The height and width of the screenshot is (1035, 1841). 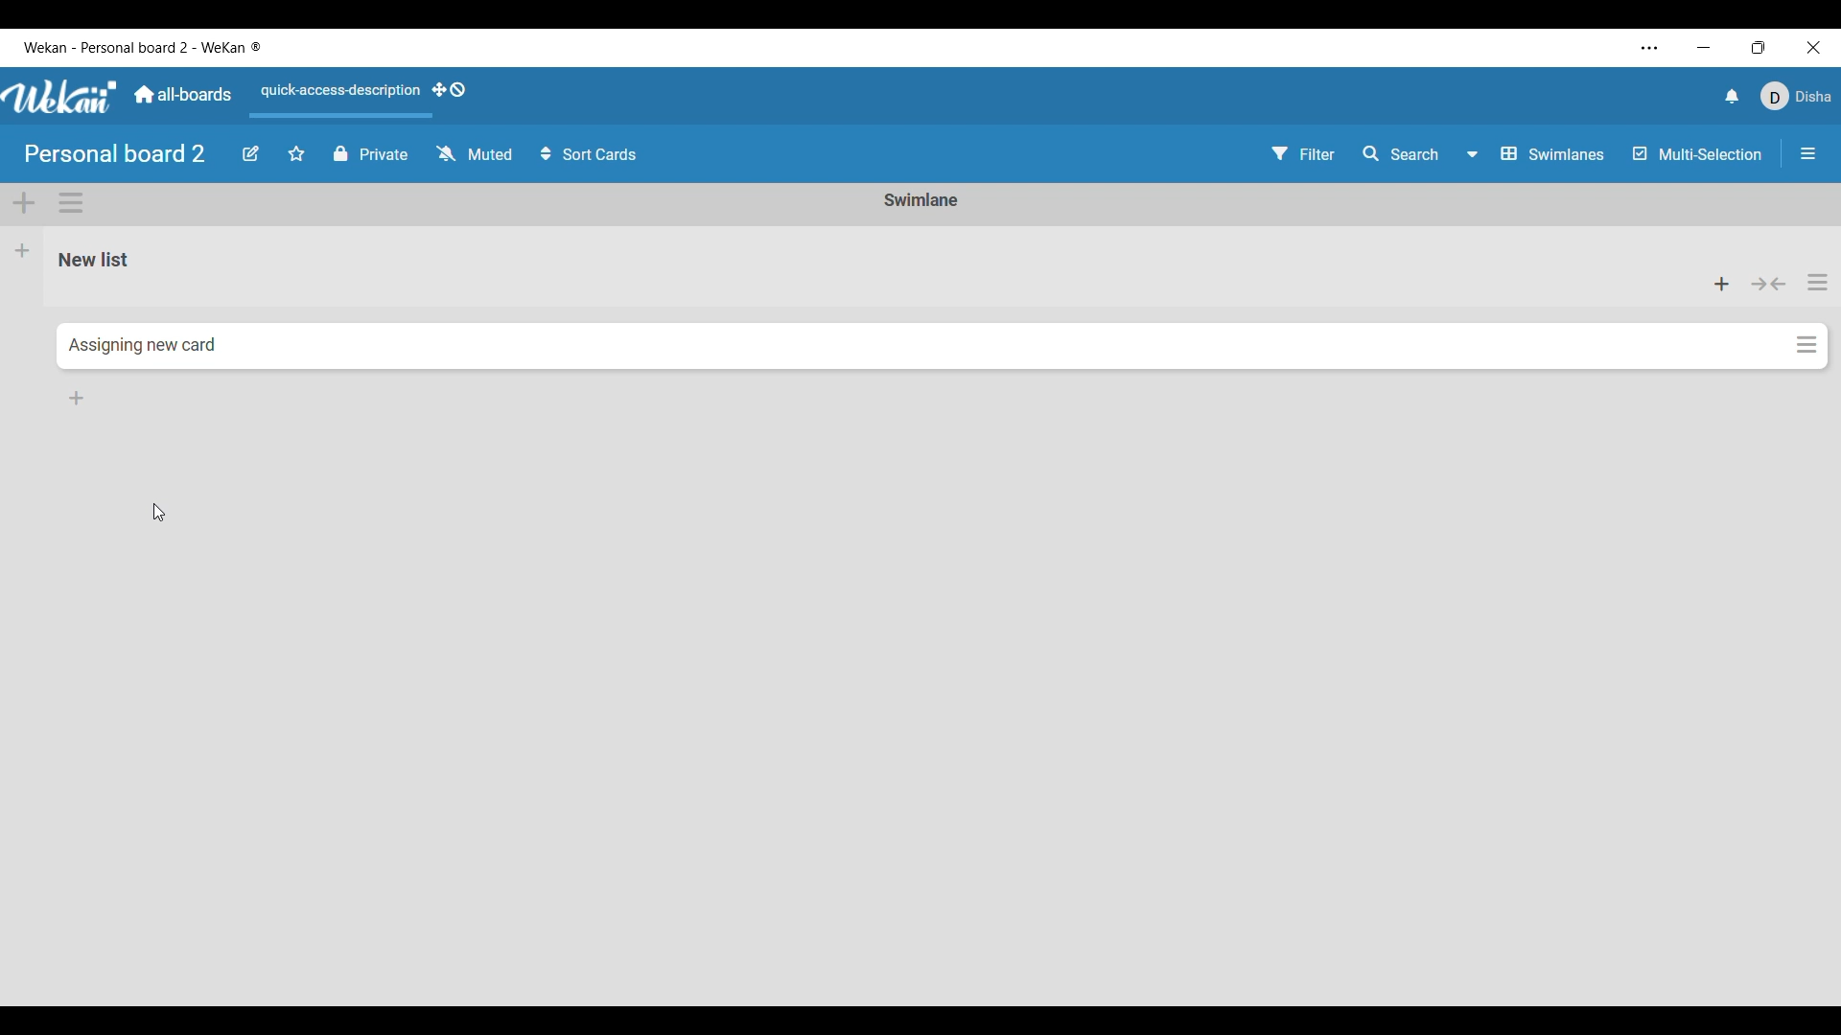 What do you see at coordinates (1704, 48) in the screenshot?
I see `Minimize` at bounding box center [1704, 48].